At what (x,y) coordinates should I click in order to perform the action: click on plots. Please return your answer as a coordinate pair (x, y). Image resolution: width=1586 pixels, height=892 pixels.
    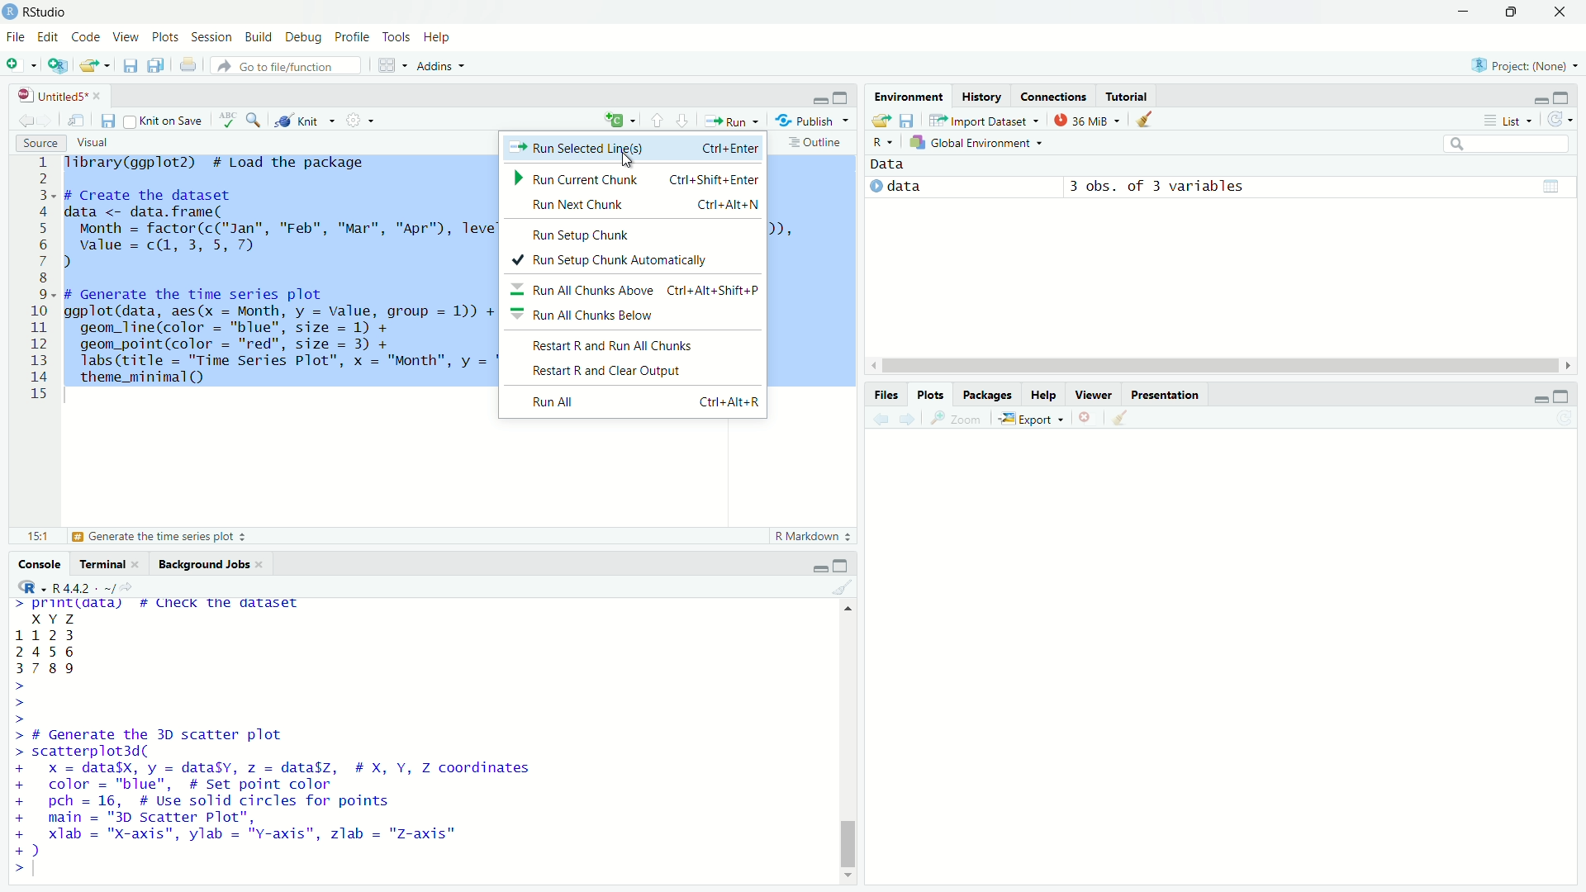
    Looking at the image, I should click on (931, 394).